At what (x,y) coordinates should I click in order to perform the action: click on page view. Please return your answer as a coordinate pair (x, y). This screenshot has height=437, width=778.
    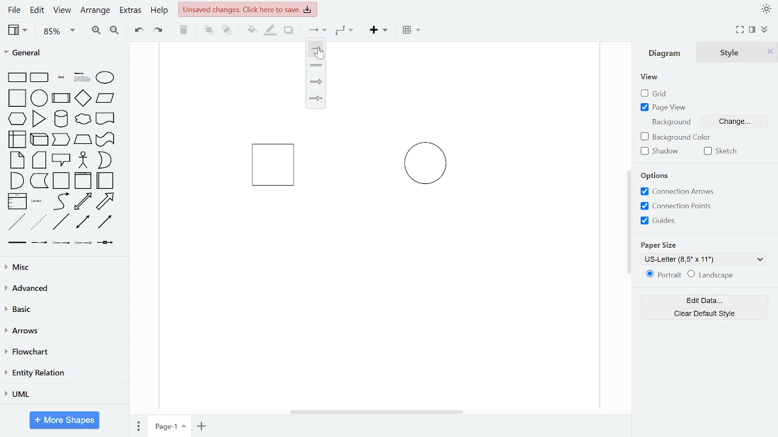
    Looking at the image, I should click on (665, 107).